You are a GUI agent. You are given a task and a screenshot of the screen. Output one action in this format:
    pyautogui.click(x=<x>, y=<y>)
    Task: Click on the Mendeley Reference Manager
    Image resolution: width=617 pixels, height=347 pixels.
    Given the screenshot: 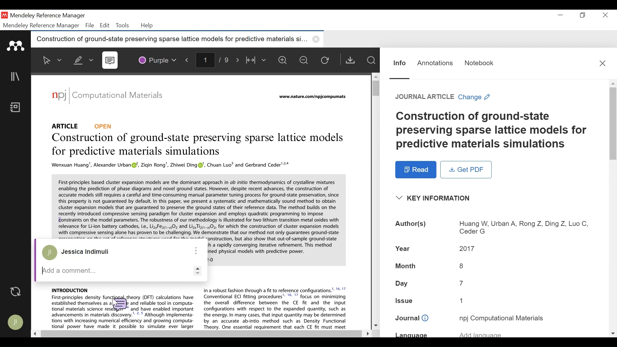 What is the action you would take?
    pyautogui.click(x=48, y=16)
    